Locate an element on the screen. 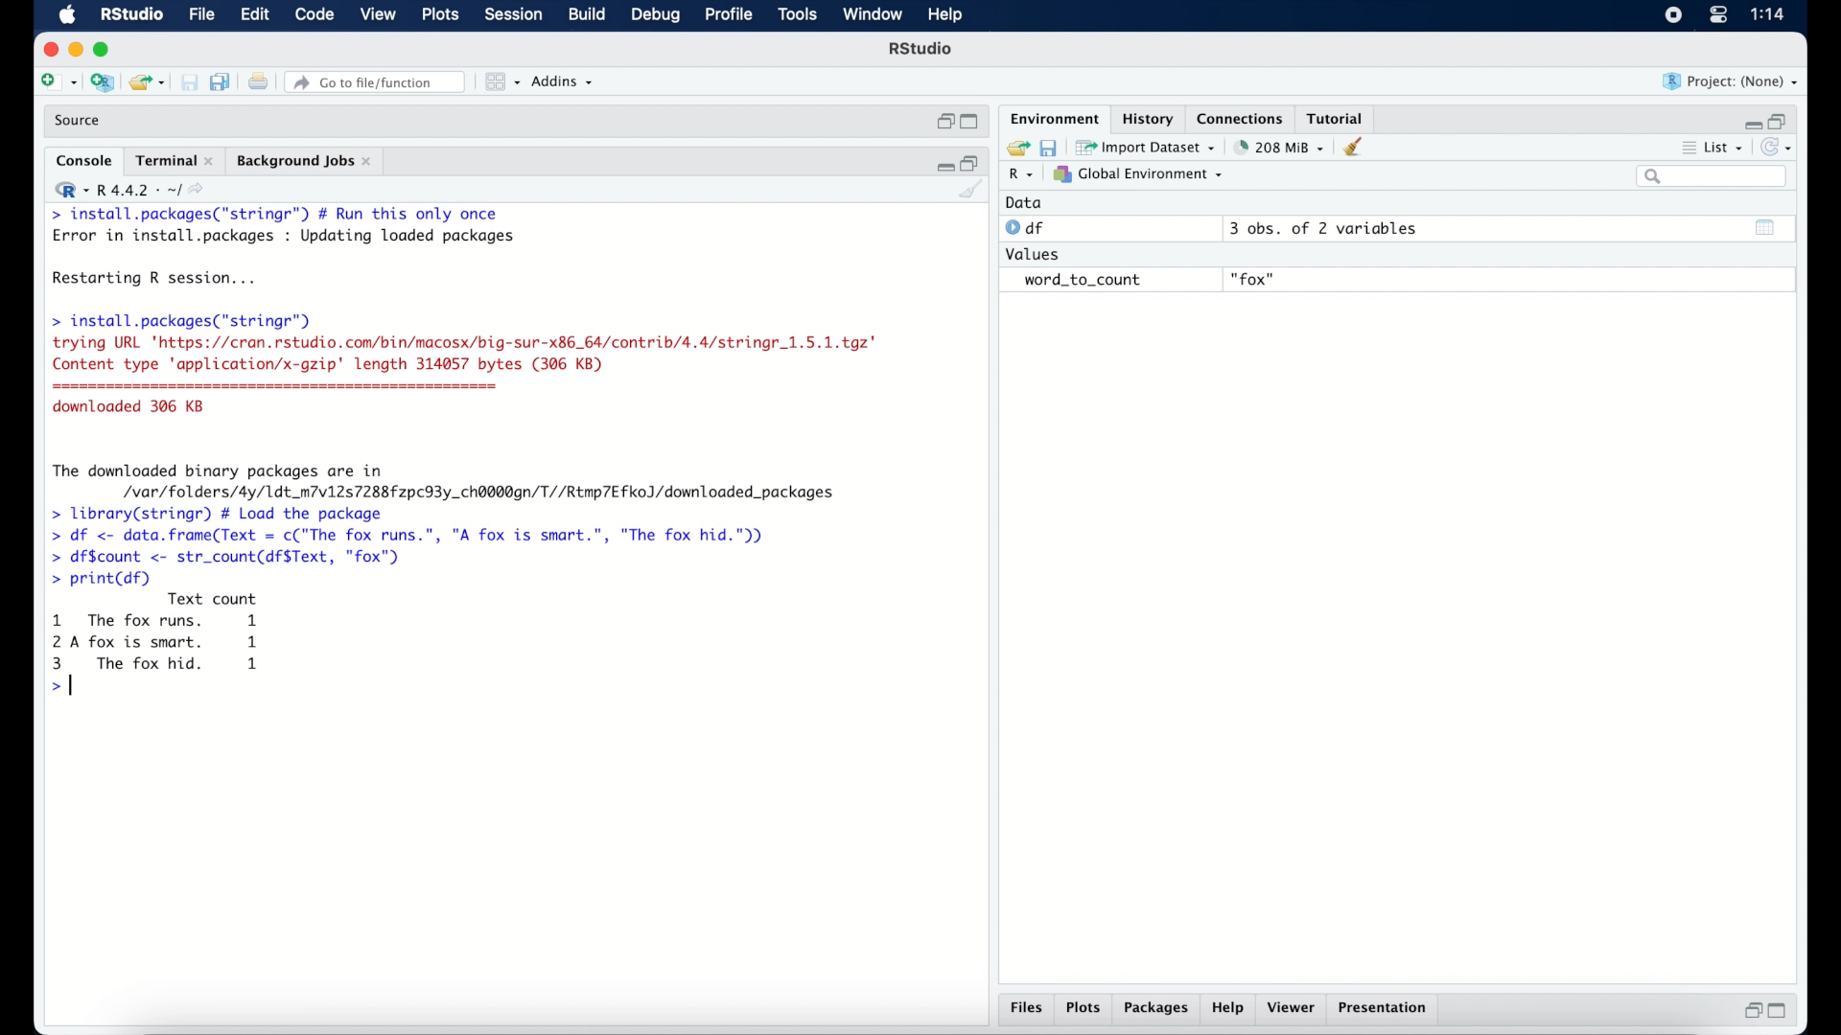  minimize is located at coordinates (943, 164).